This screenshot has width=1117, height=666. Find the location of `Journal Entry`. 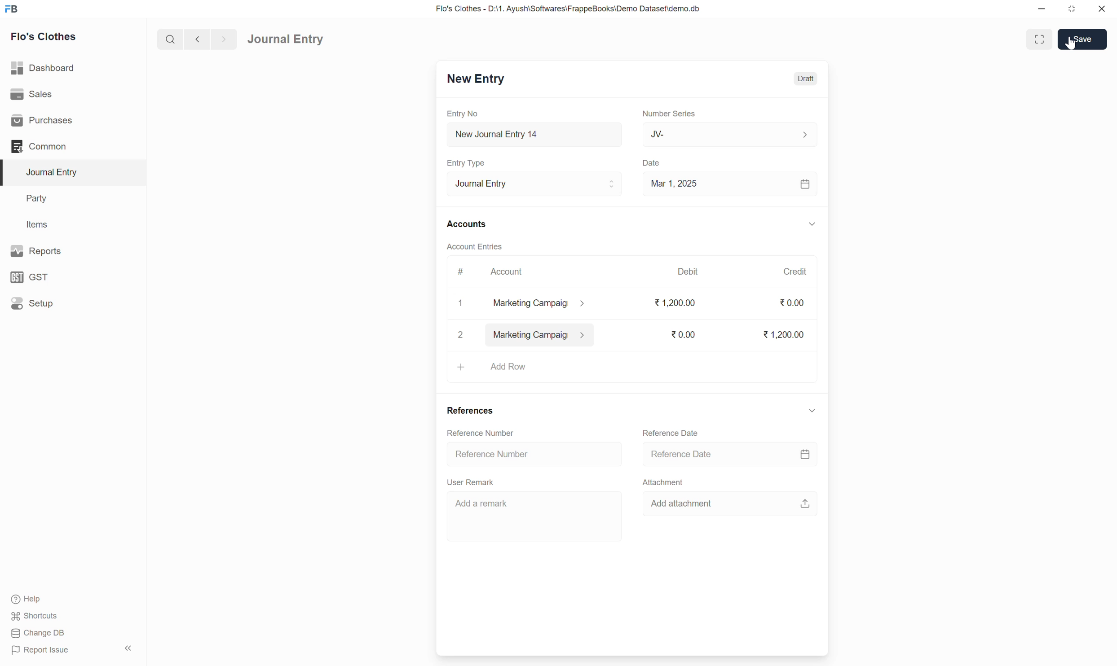

Journal Entry is located at coordinates (285, 39).